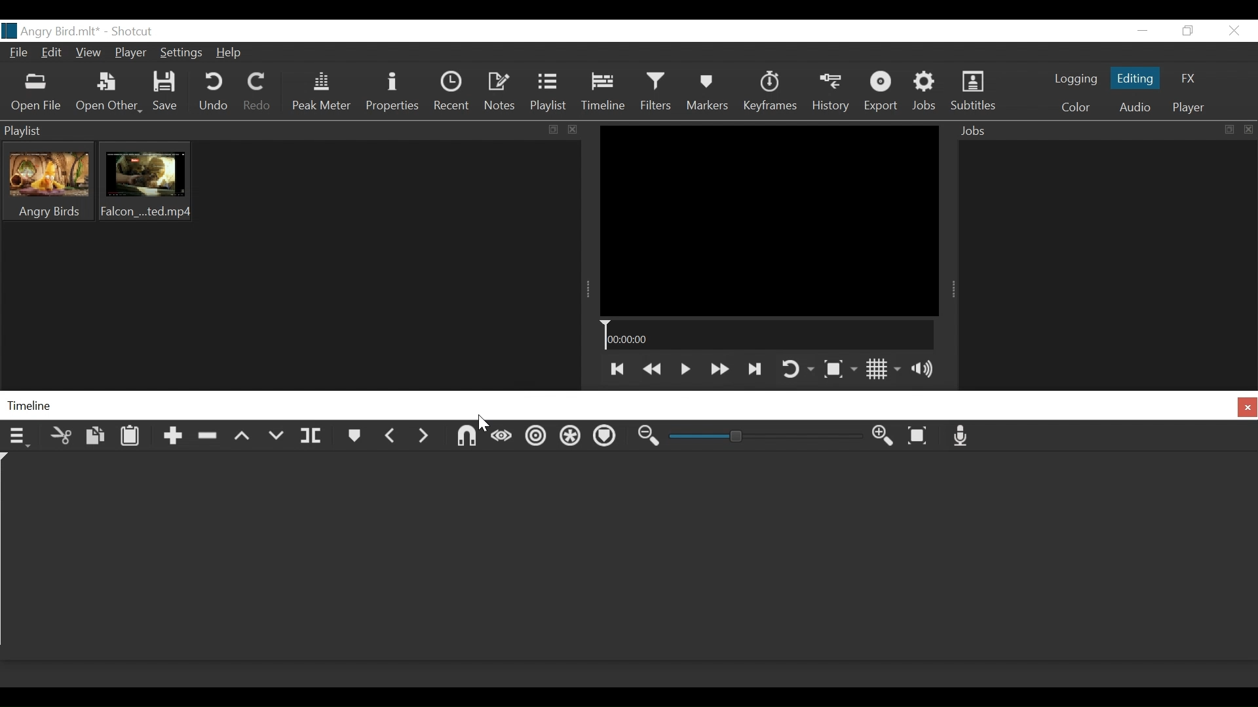 Image resolution: width=1258 pixels, height=707 pixels. I want to click on Edit, so click(53, 53).